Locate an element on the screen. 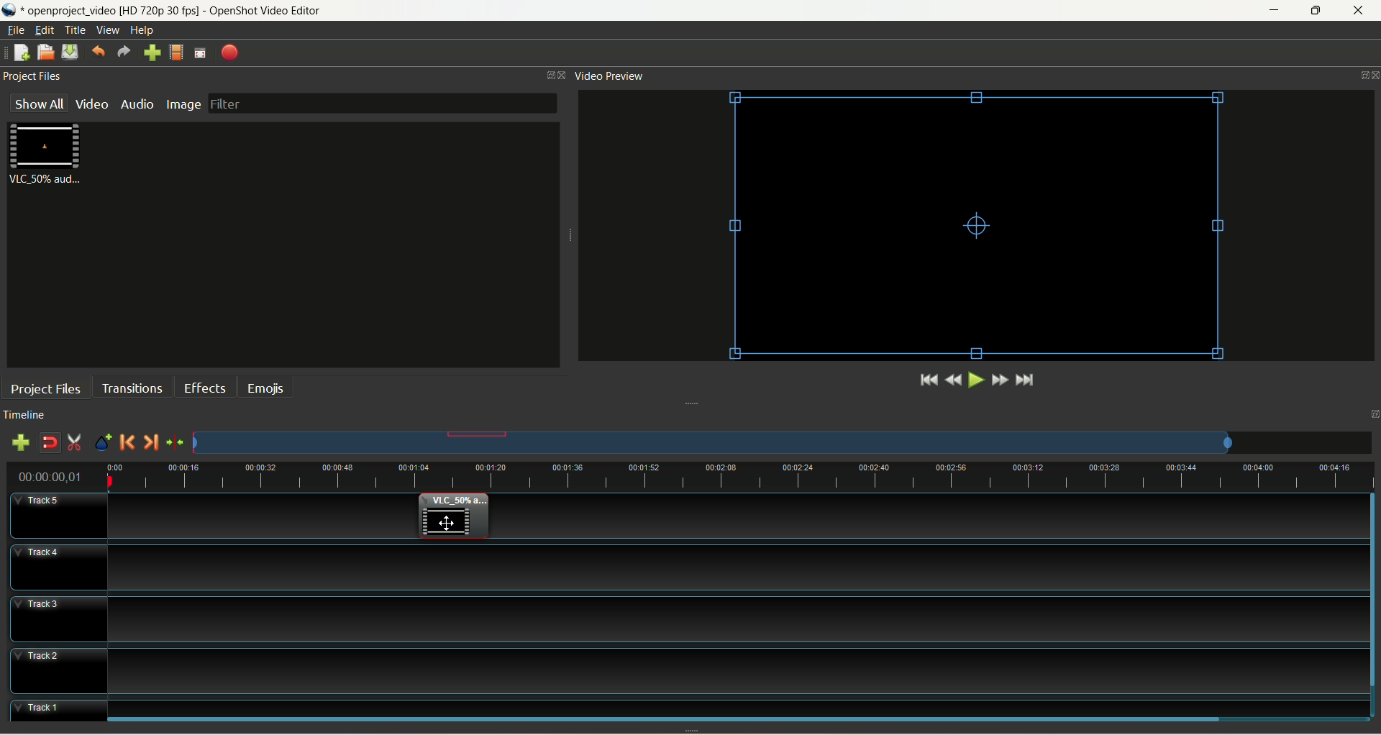  view is located at coordinates (109, 29).